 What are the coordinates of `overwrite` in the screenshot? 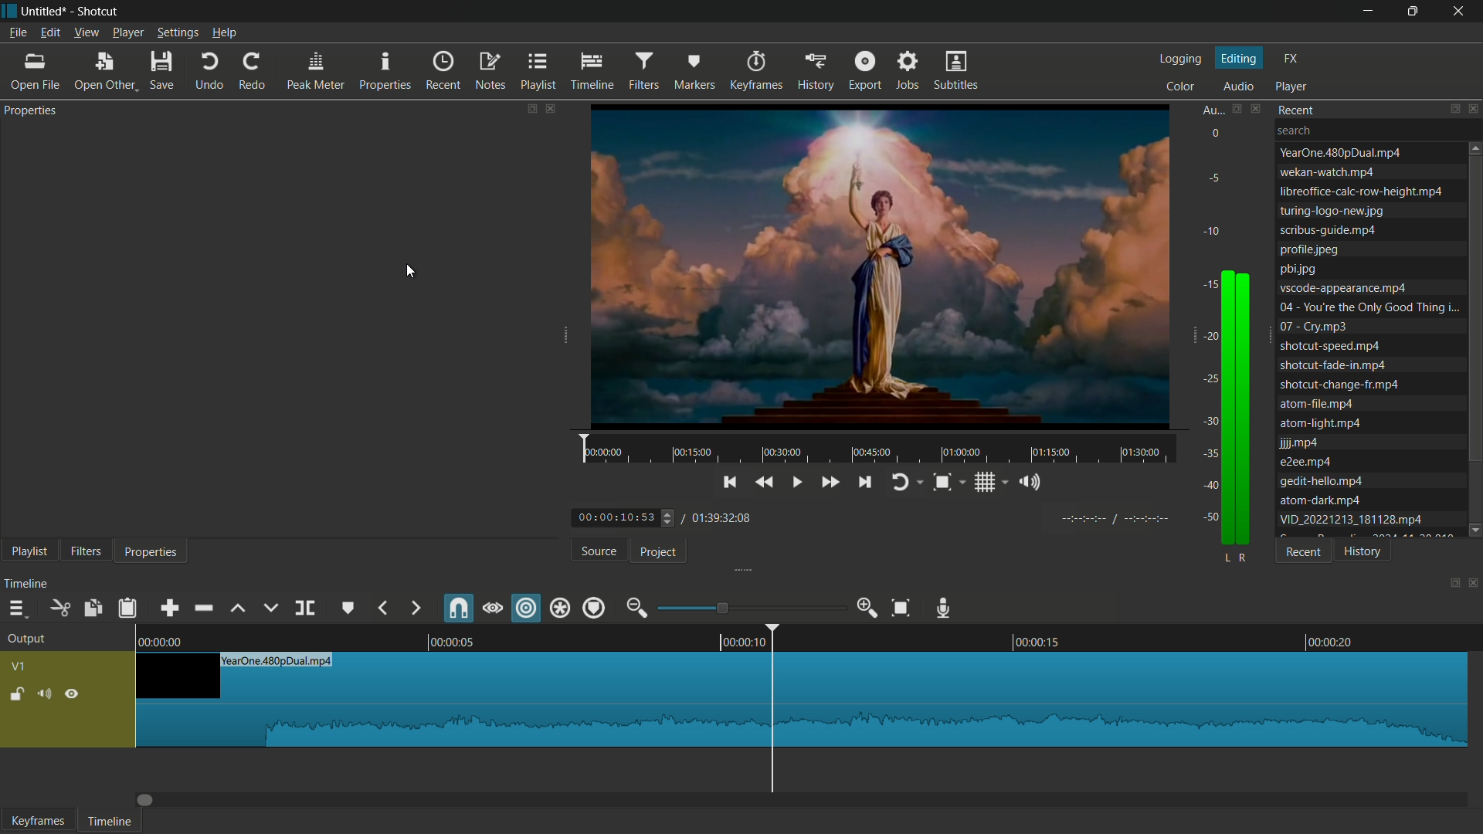 It's located at (270, 609).